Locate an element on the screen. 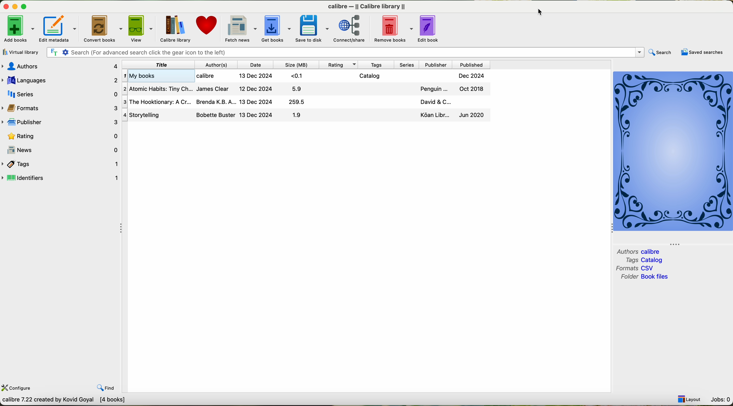  Calibre library is located at coordinates (366, 6).